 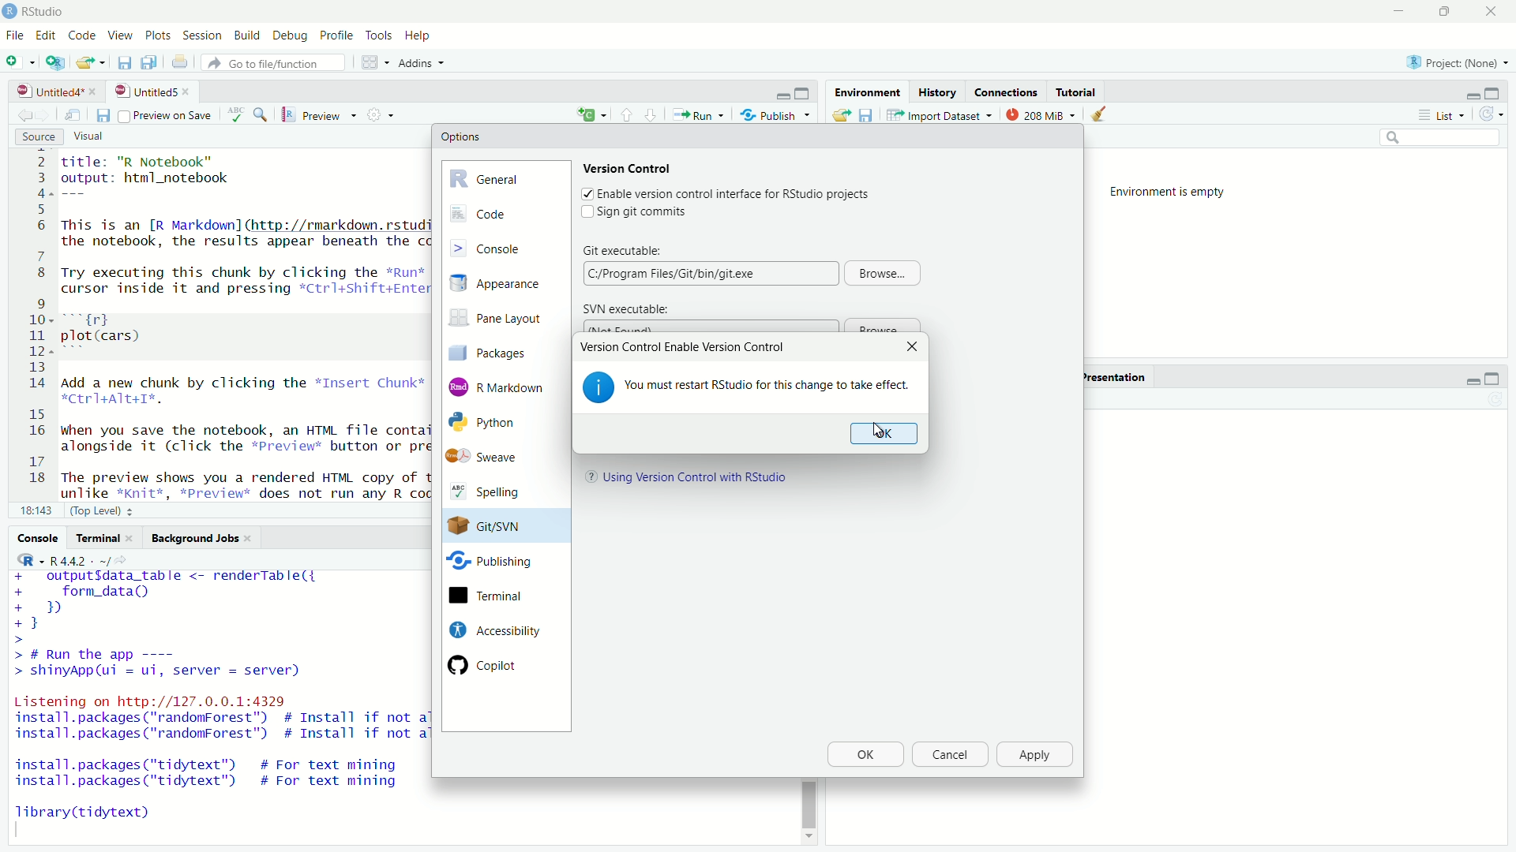 What do you see at coordinates (62, 560) in the screenshot?
I see `R - R442 ~/` at bounding box center [62, 560].